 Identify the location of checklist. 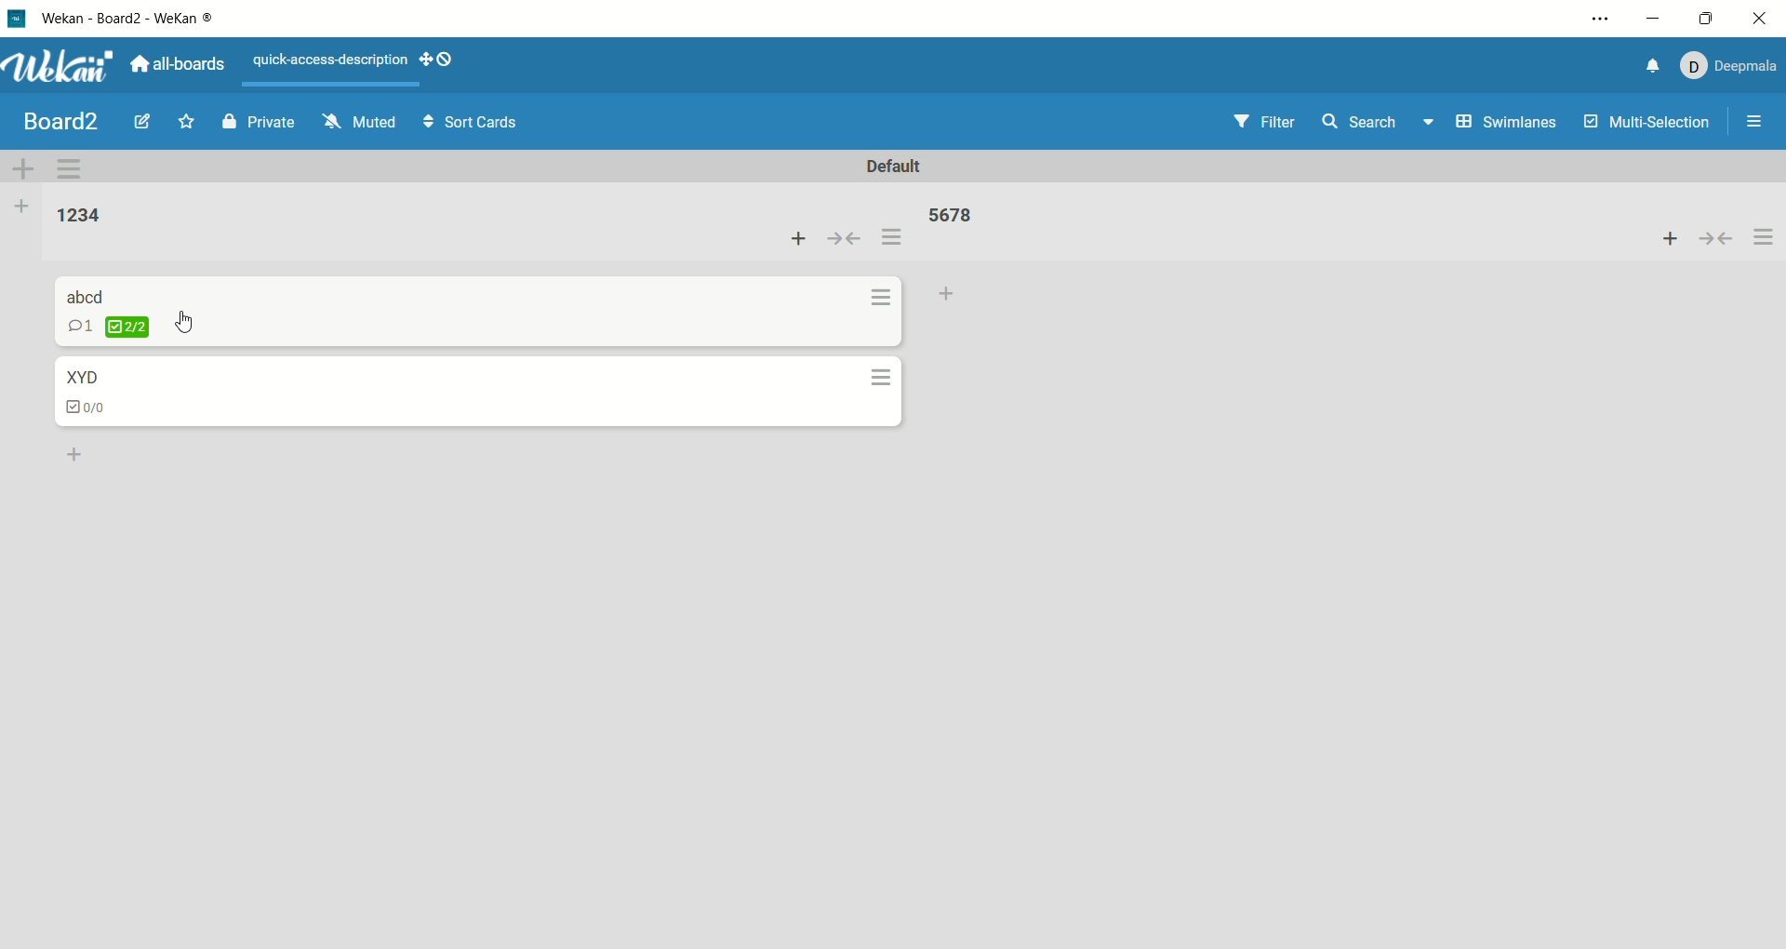
(127, 327).